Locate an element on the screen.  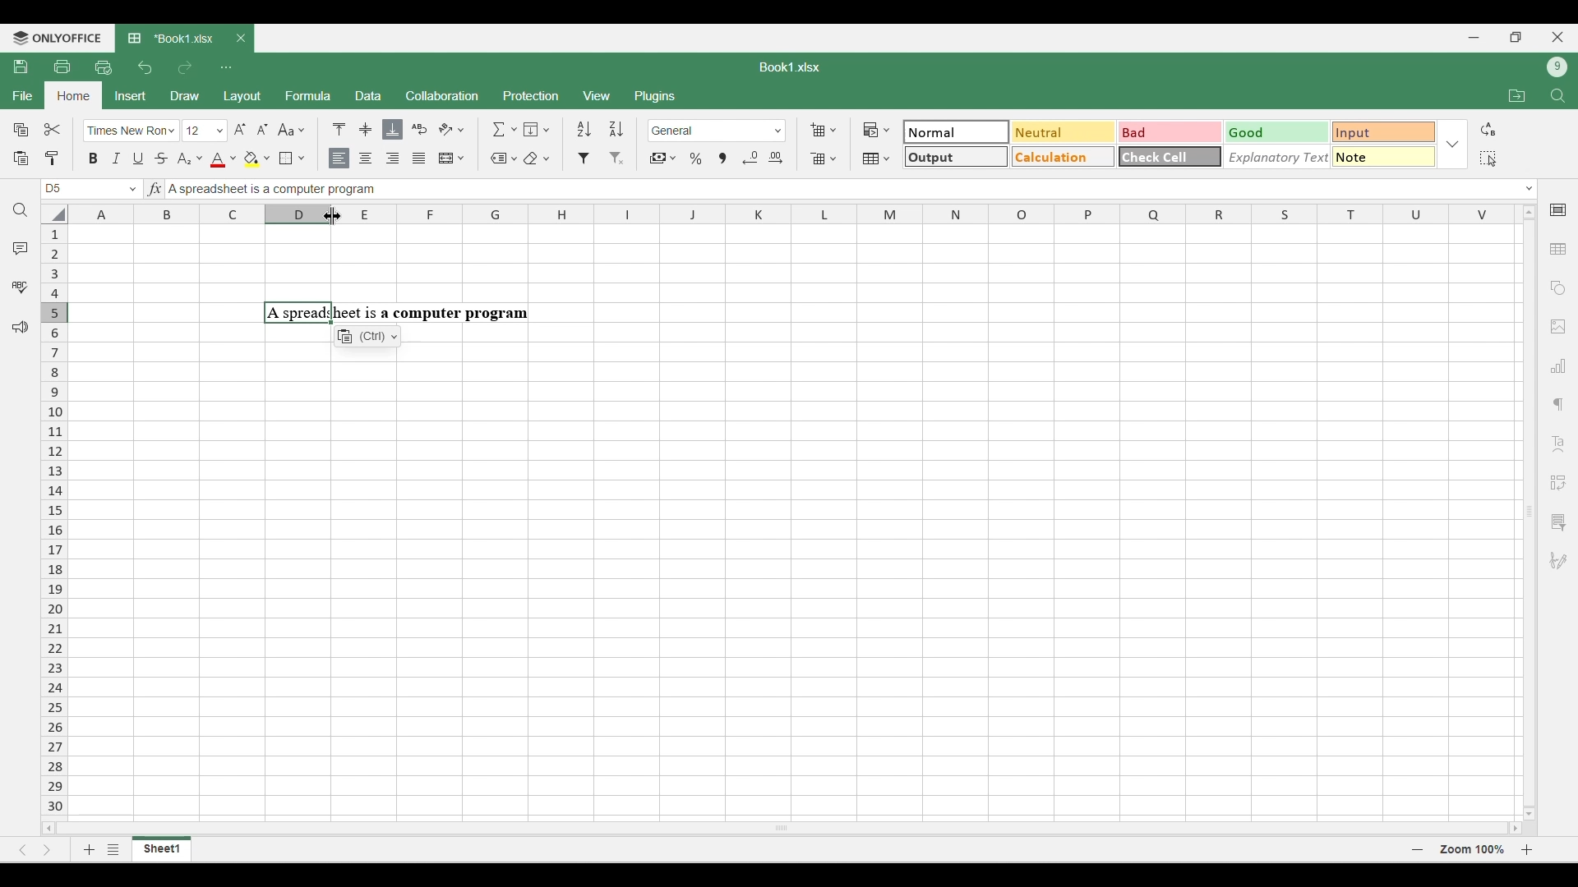
Text setting options is located at coordinates (367, 336).